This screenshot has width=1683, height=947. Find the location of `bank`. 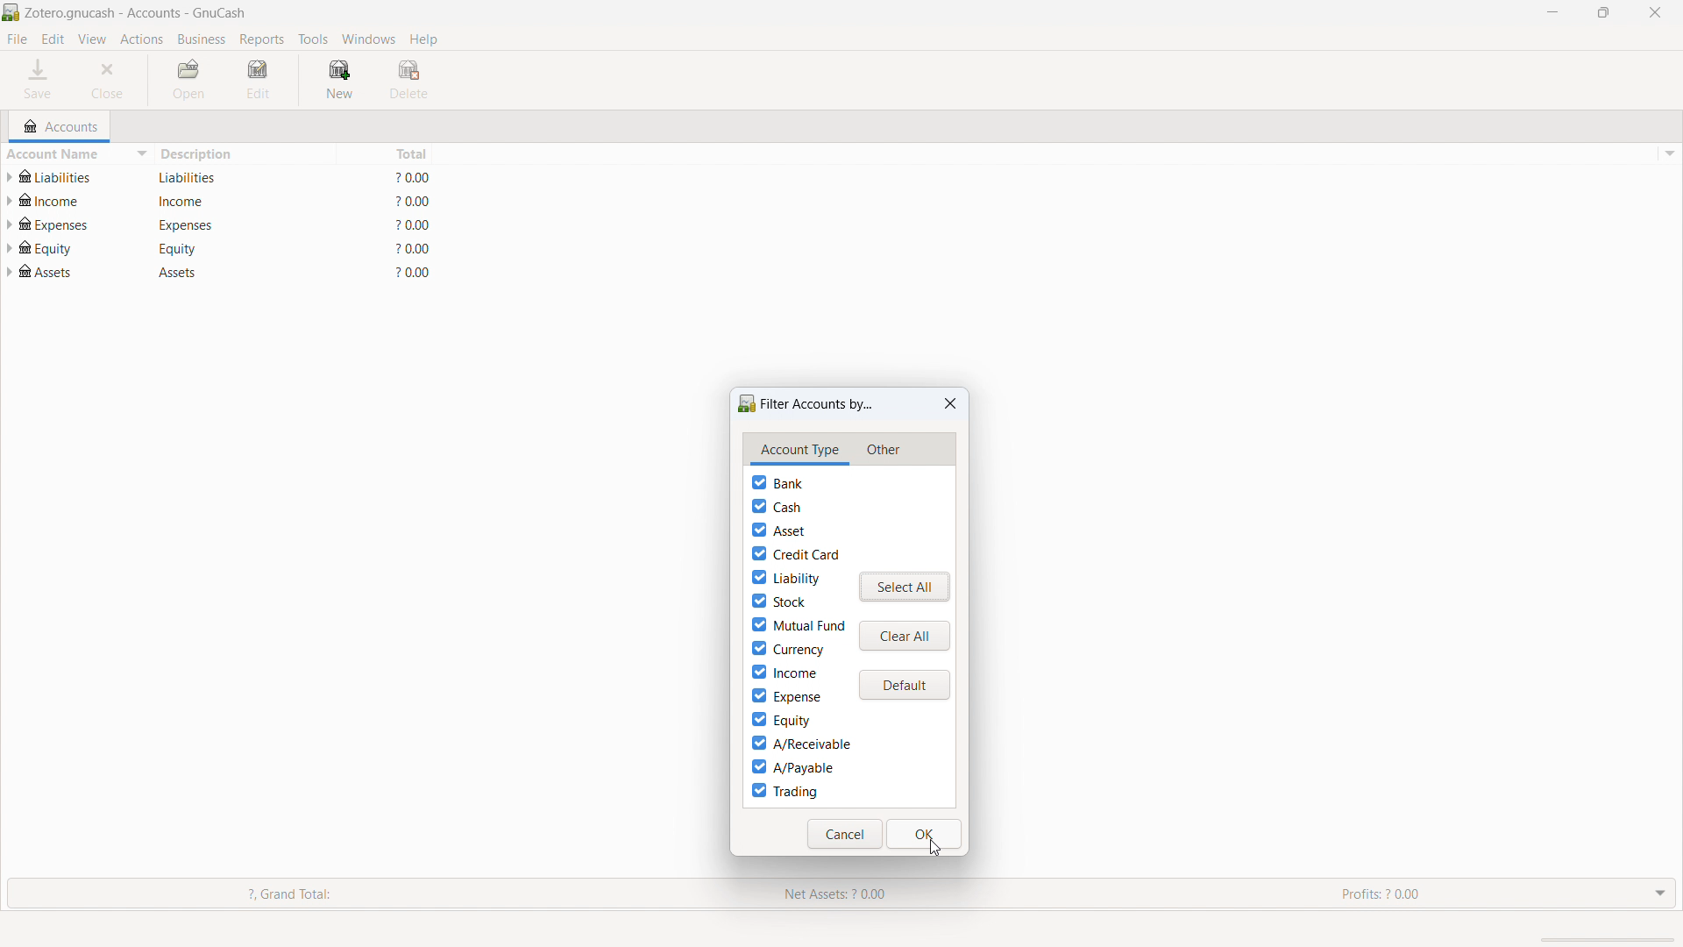

bank is located at coordinates (779, 482).